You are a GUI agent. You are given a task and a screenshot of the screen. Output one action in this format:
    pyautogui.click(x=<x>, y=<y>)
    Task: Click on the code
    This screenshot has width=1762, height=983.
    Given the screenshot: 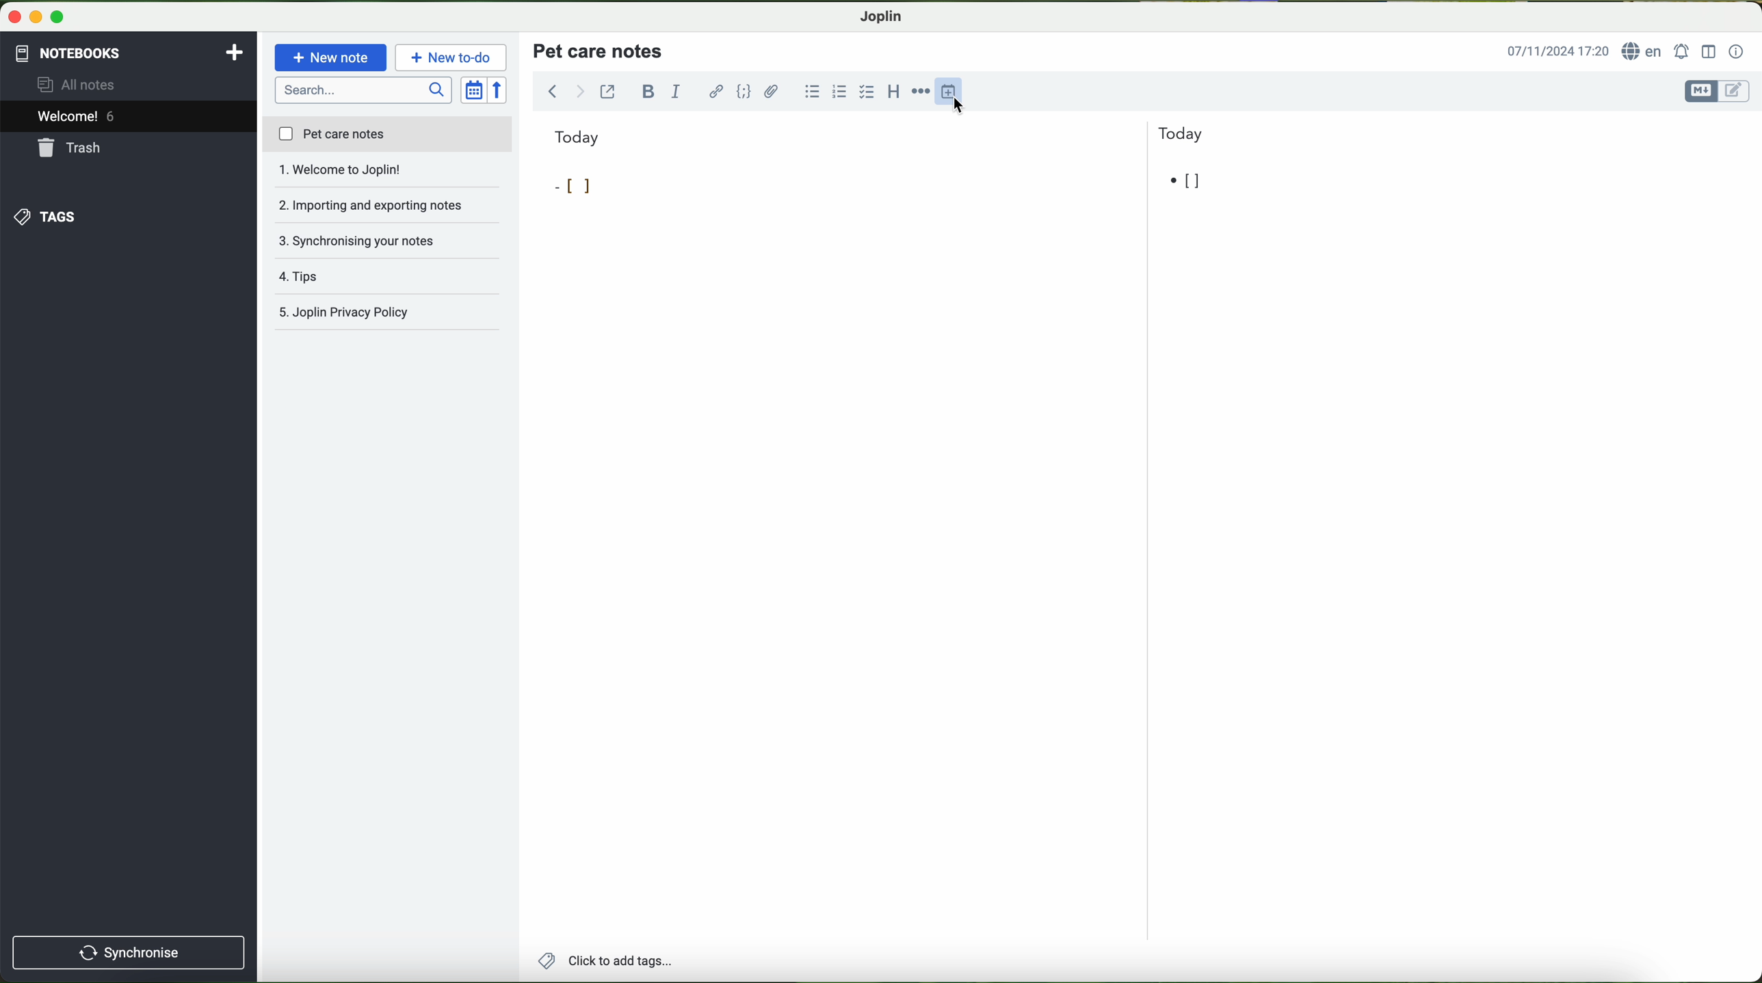 What is the action you would take?
    pyautogui.click(x=744, y=91)
    